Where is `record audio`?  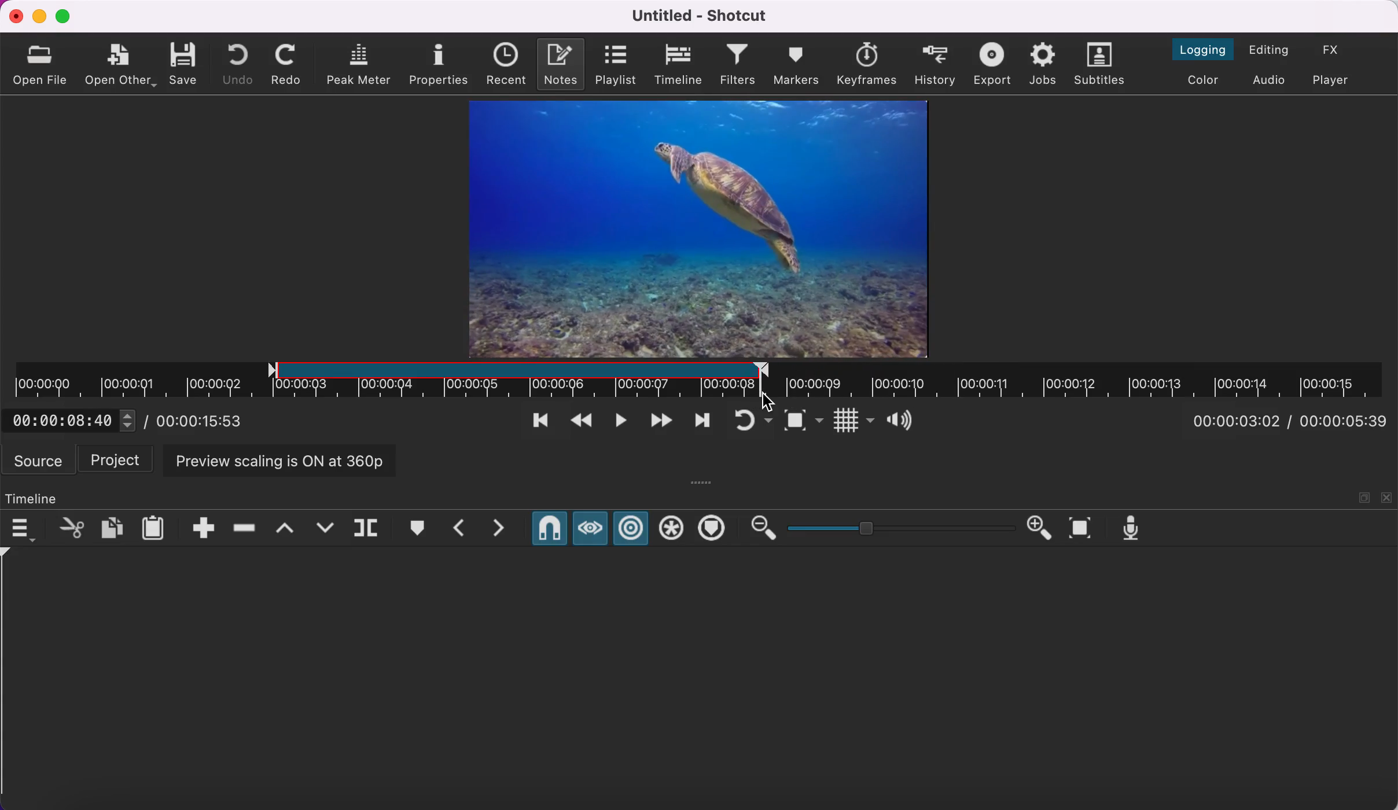 record audio is located at coordinates (1136, 529).